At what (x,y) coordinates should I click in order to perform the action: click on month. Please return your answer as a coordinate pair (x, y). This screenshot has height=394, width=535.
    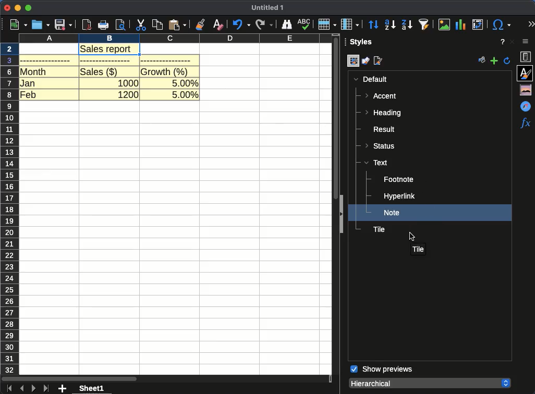
    Looking at the image, I should click on (34, 71).